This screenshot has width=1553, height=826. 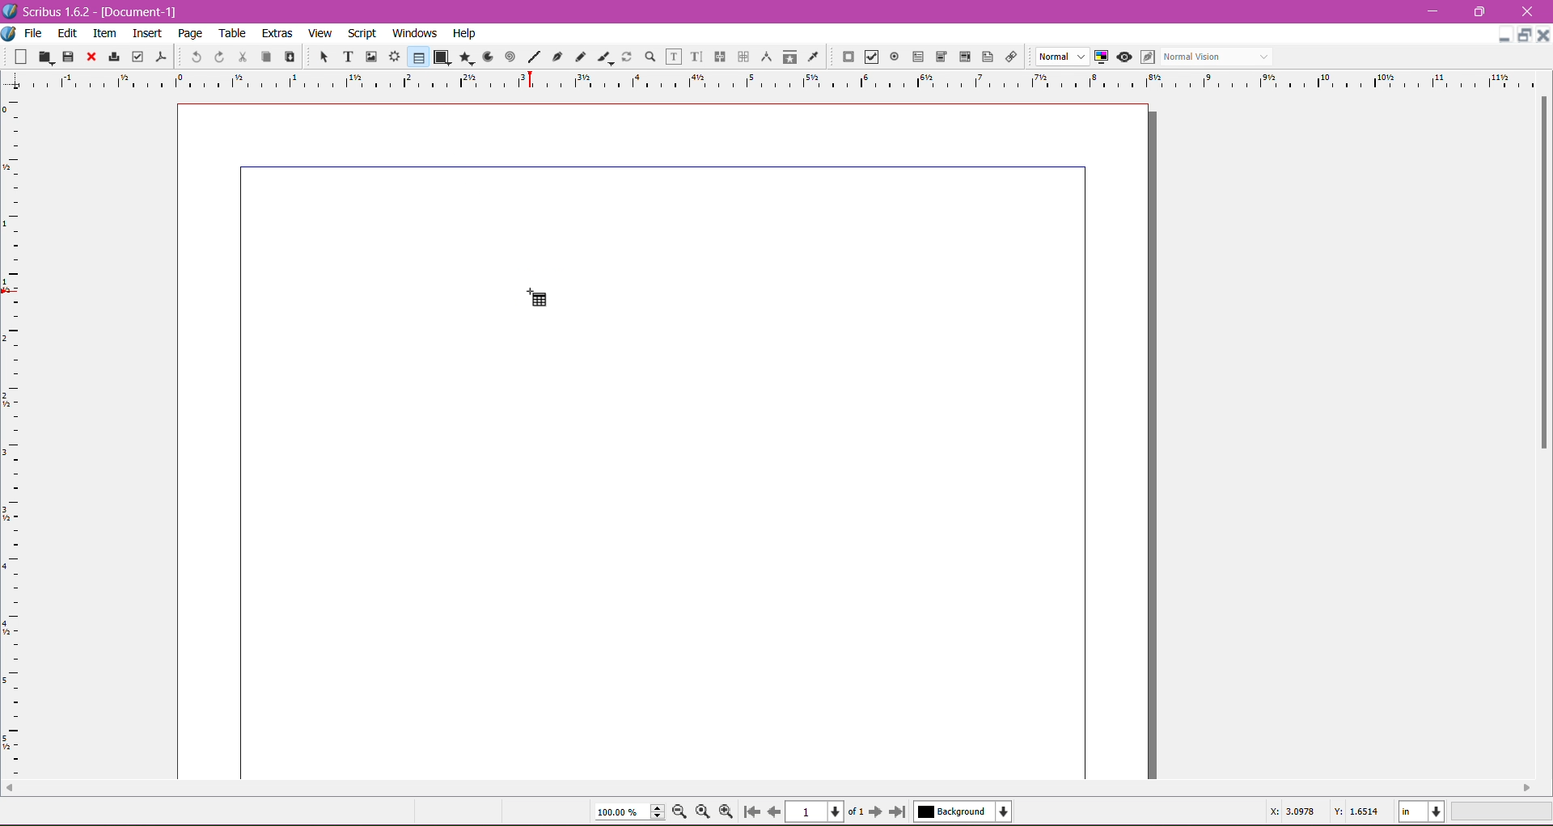 I want to click on PDF Push button, so click(x=846, y=57).